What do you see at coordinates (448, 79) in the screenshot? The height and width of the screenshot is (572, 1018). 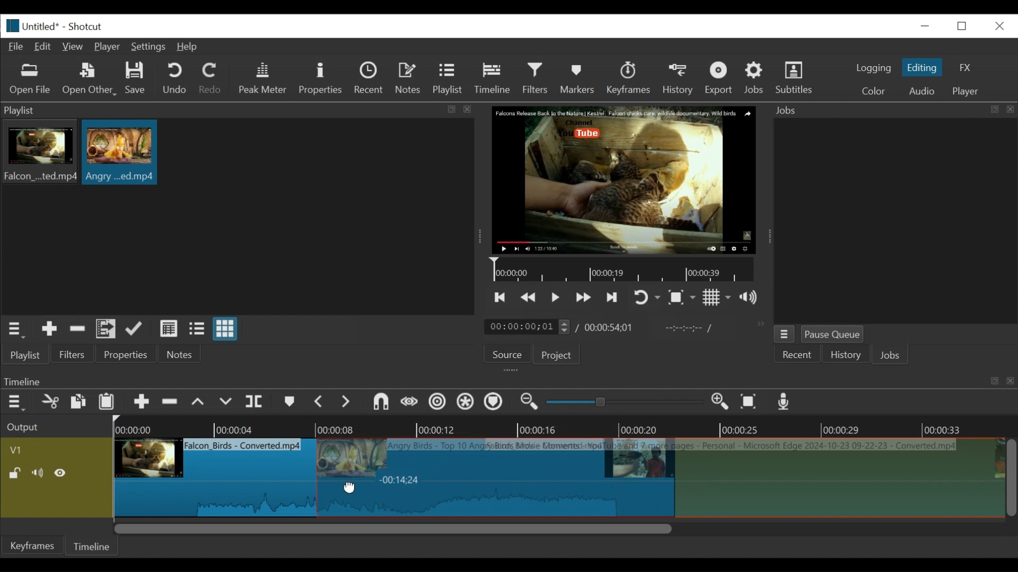 I see `Playlist` at bounding box center [448, 79].